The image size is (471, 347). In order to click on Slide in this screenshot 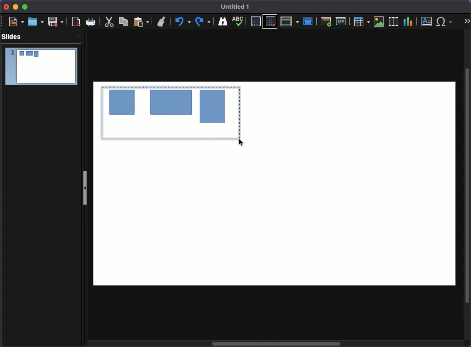, I will do `click(41, 67)`.